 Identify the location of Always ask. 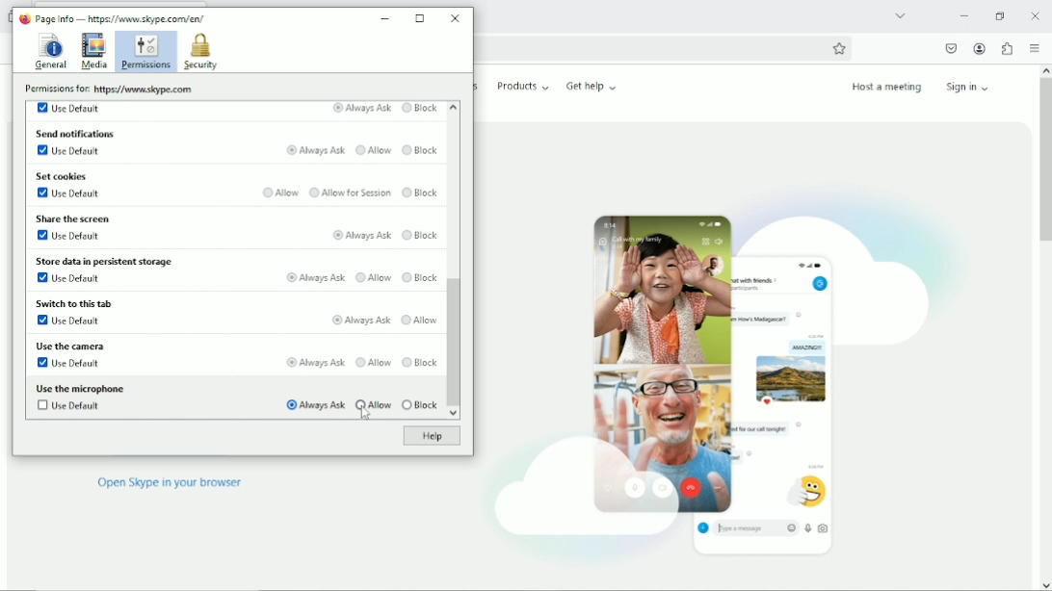
(317, 150).